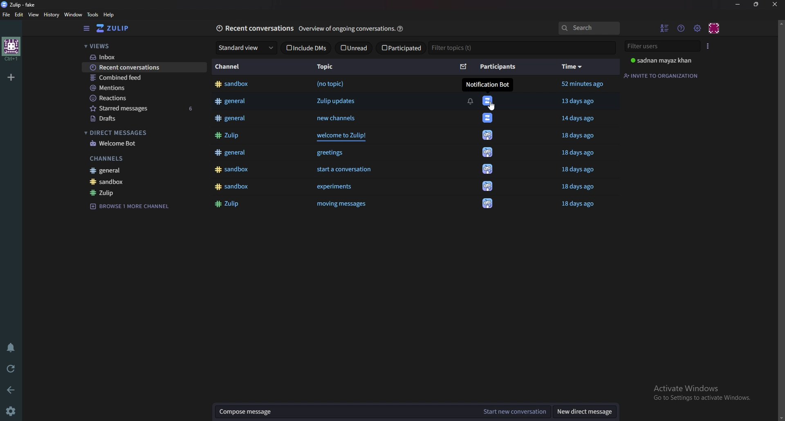  Describe the element at coordinates (94, 15) in the screenshot. I see `Tools` at that location.